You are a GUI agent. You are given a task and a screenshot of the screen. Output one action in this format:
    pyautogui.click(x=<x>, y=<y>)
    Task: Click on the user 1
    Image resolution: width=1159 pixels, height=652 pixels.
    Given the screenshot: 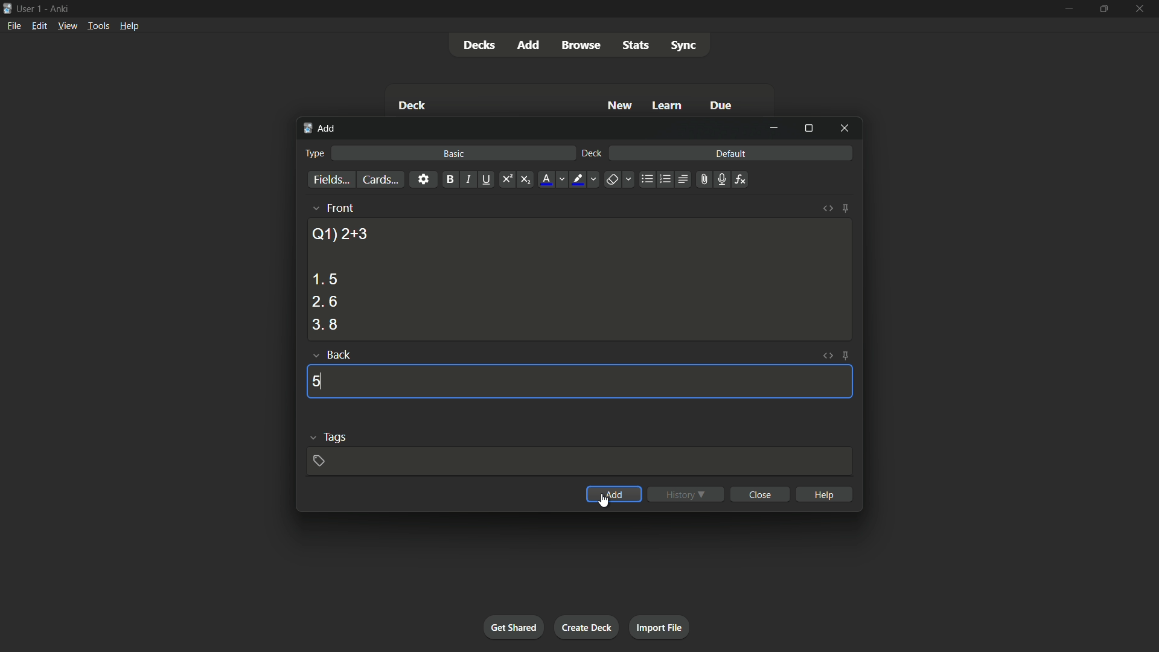 What is the action you would take?
    pyautogui.click(x=30, y=7)
    